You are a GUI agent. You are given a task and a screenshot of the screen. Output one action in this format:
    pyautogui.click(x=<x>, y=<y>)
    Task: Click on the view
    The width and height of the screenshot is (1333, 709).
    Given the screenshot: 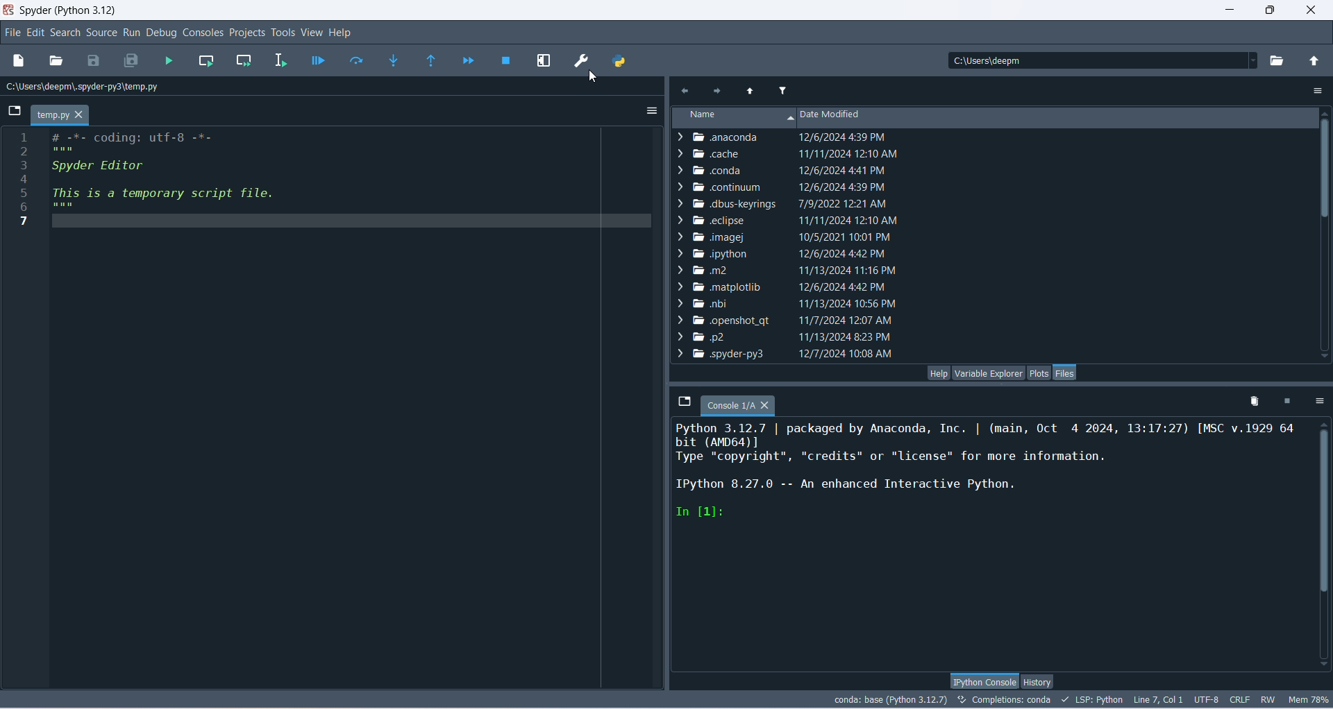 What is the action you would take?
    pyautogui.click(x=311, y=32)
    